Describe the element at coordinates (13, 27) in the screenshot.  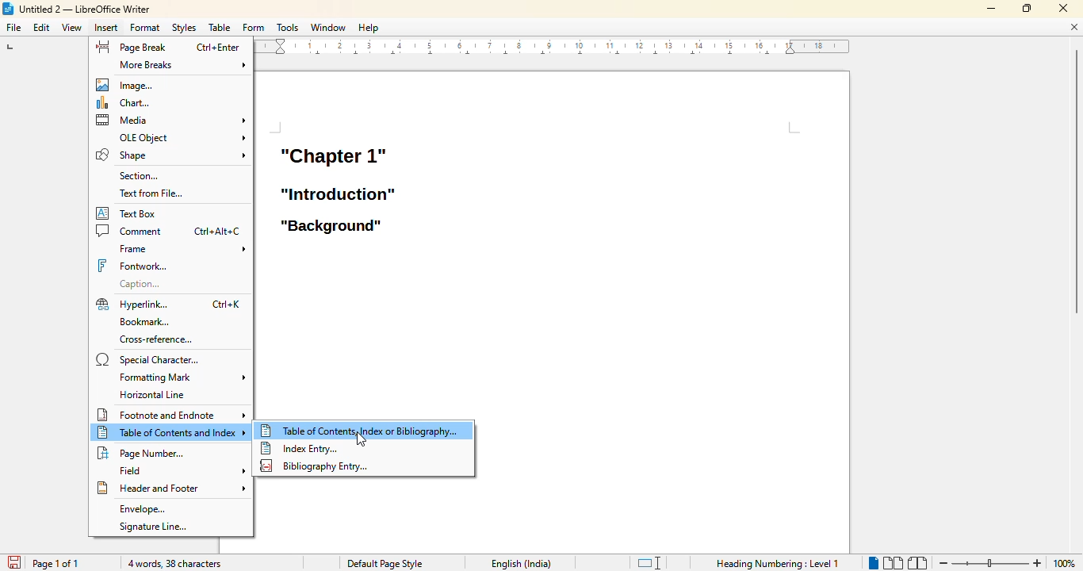
I see `file` at that location.